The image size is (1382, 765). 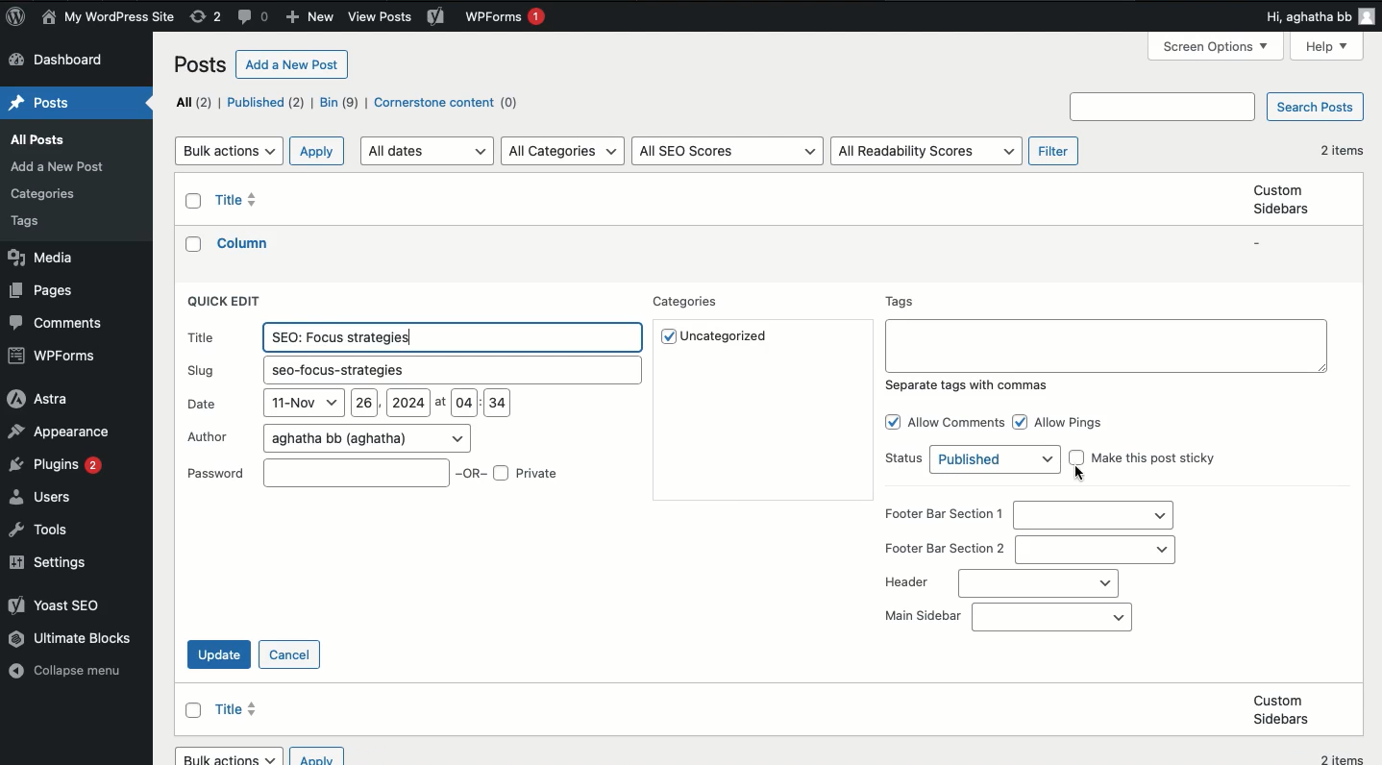 I want to click on OR, so click(x=473, y=475).